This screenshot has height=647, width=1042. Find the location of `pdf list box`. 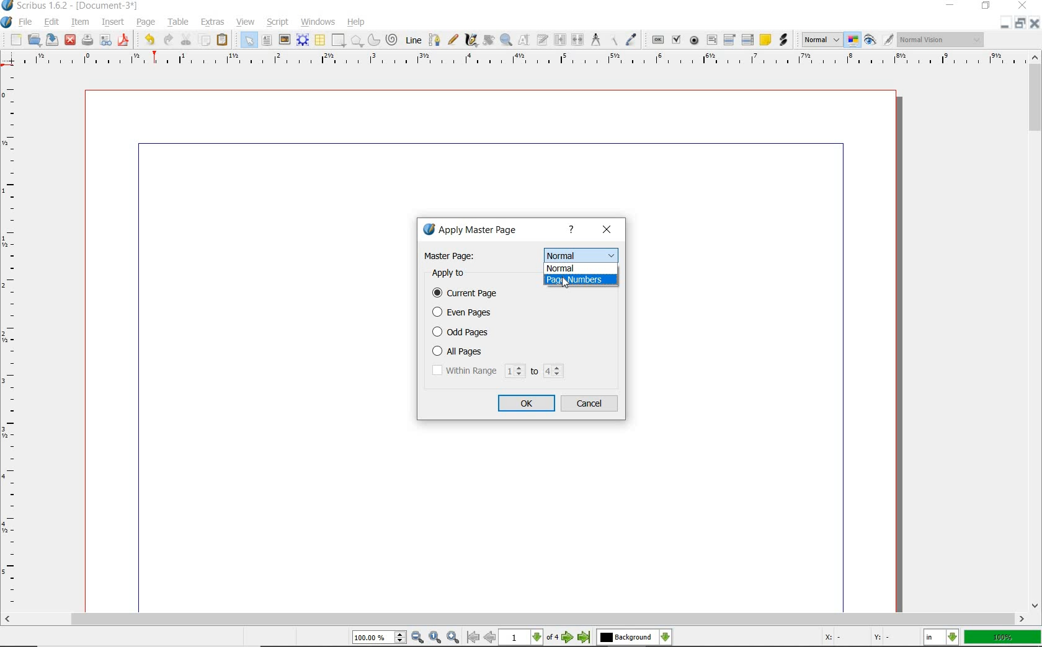

pdf list box is located at coordinates (749, 39).